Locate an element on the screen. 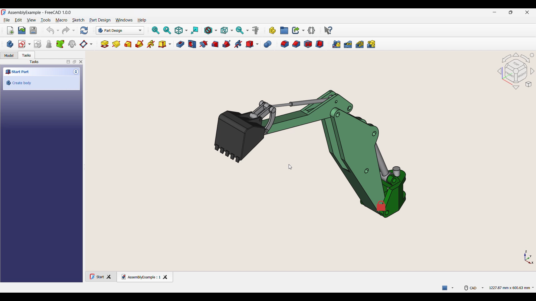  Sketch menu  is located at coordinates (78, 20).